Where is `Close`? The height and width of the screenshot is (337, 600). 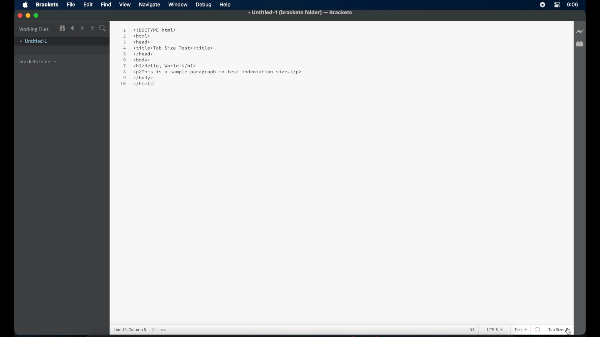 Close is located at coordinates (20, 16).